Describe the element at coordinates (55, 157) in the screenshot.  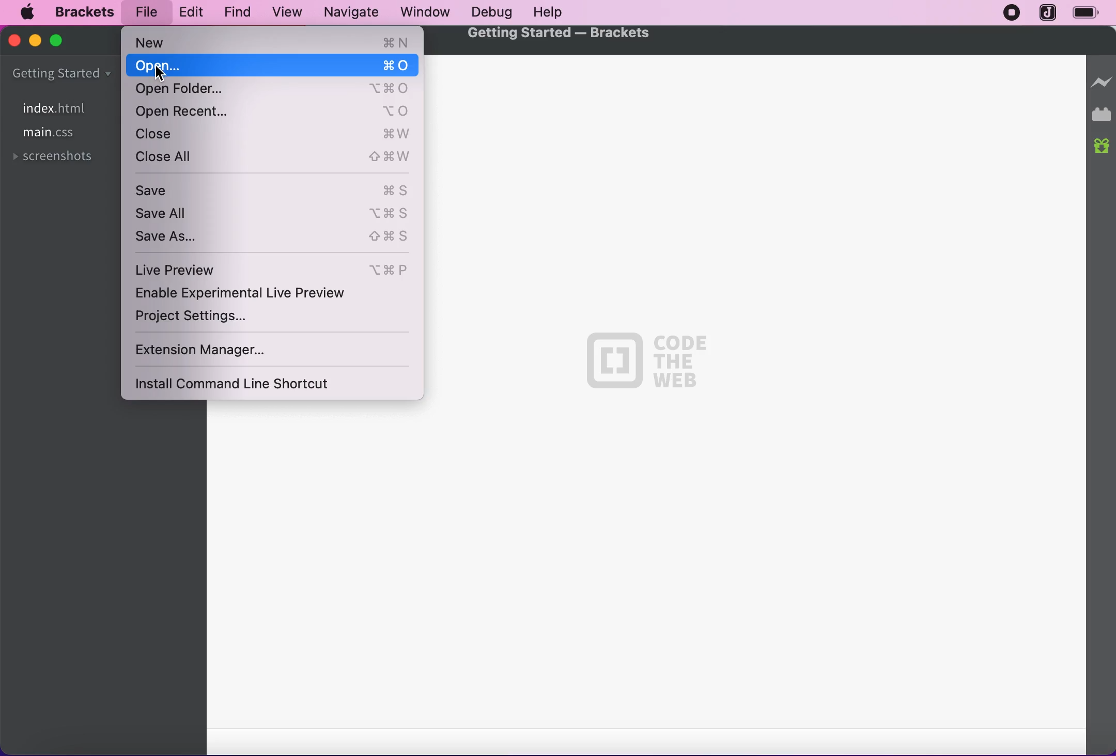
I see `screenshots` at that location.